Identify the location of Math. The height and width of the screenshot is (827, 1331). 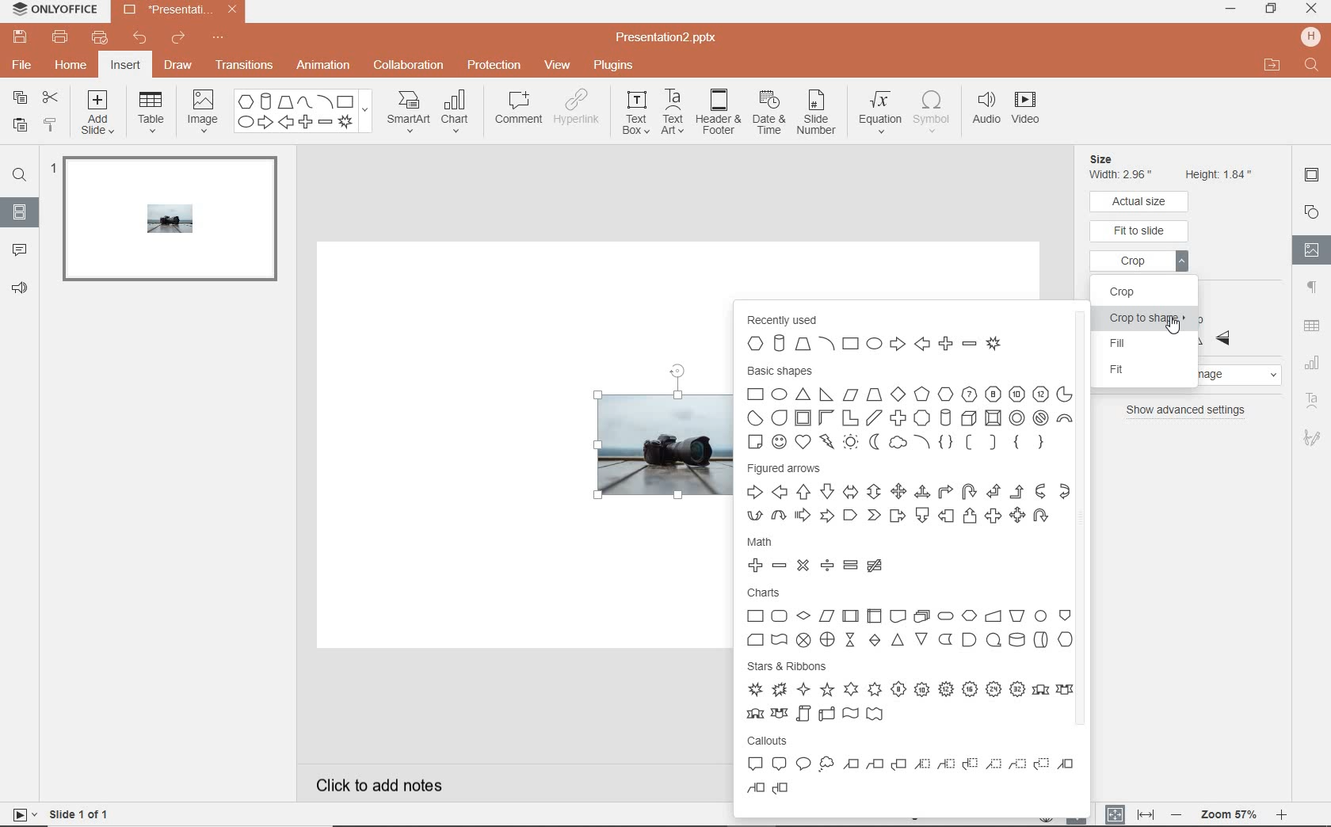
(826, 554).